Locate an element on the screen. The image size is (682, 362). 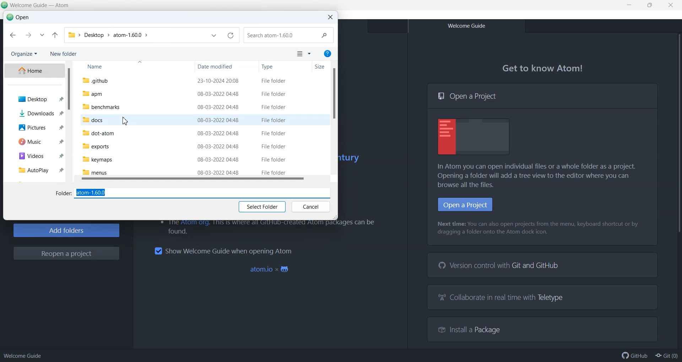
File Folder is located at coordinates (274, 94).